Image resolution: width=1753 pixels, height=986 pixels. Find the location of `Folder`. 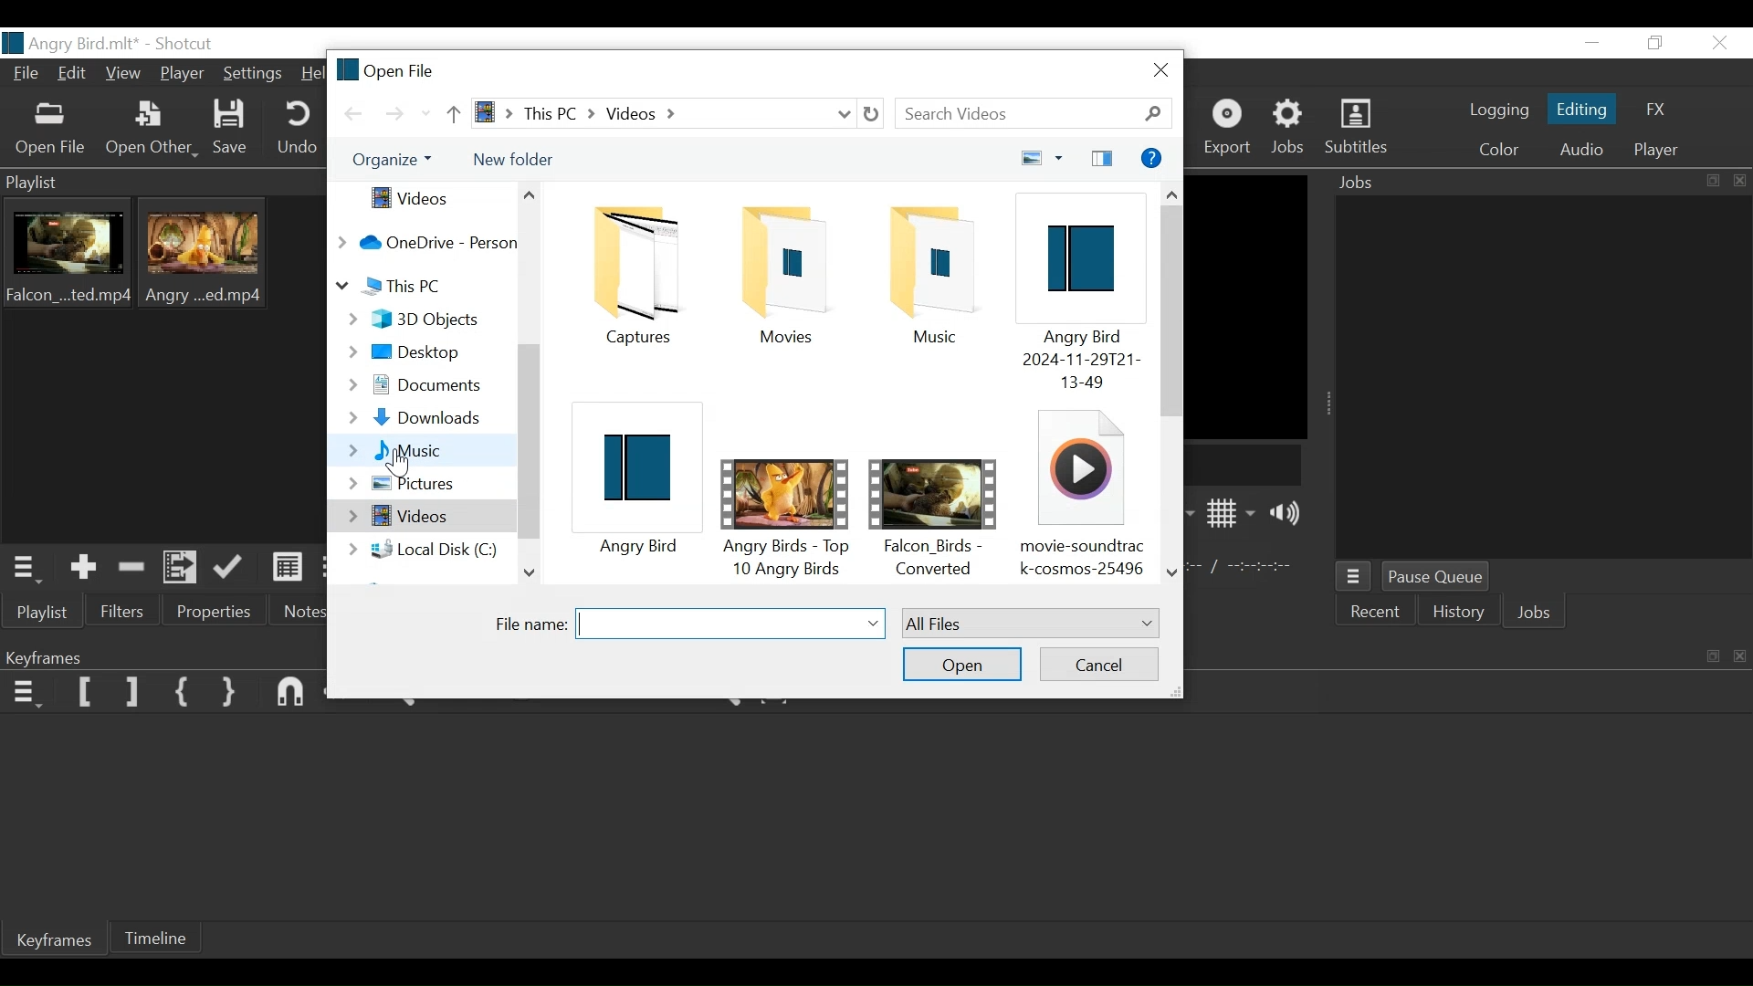

Folder is located at coordinates (788, 272).